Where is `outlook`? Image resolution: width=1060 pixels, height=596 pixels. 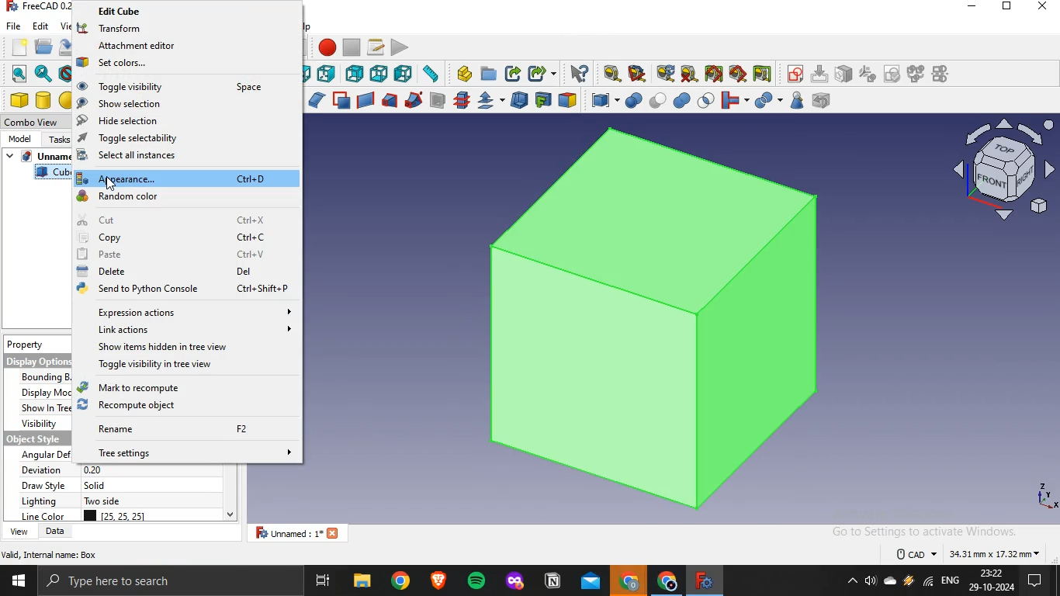 outlook is located at coordinates (591, 583).